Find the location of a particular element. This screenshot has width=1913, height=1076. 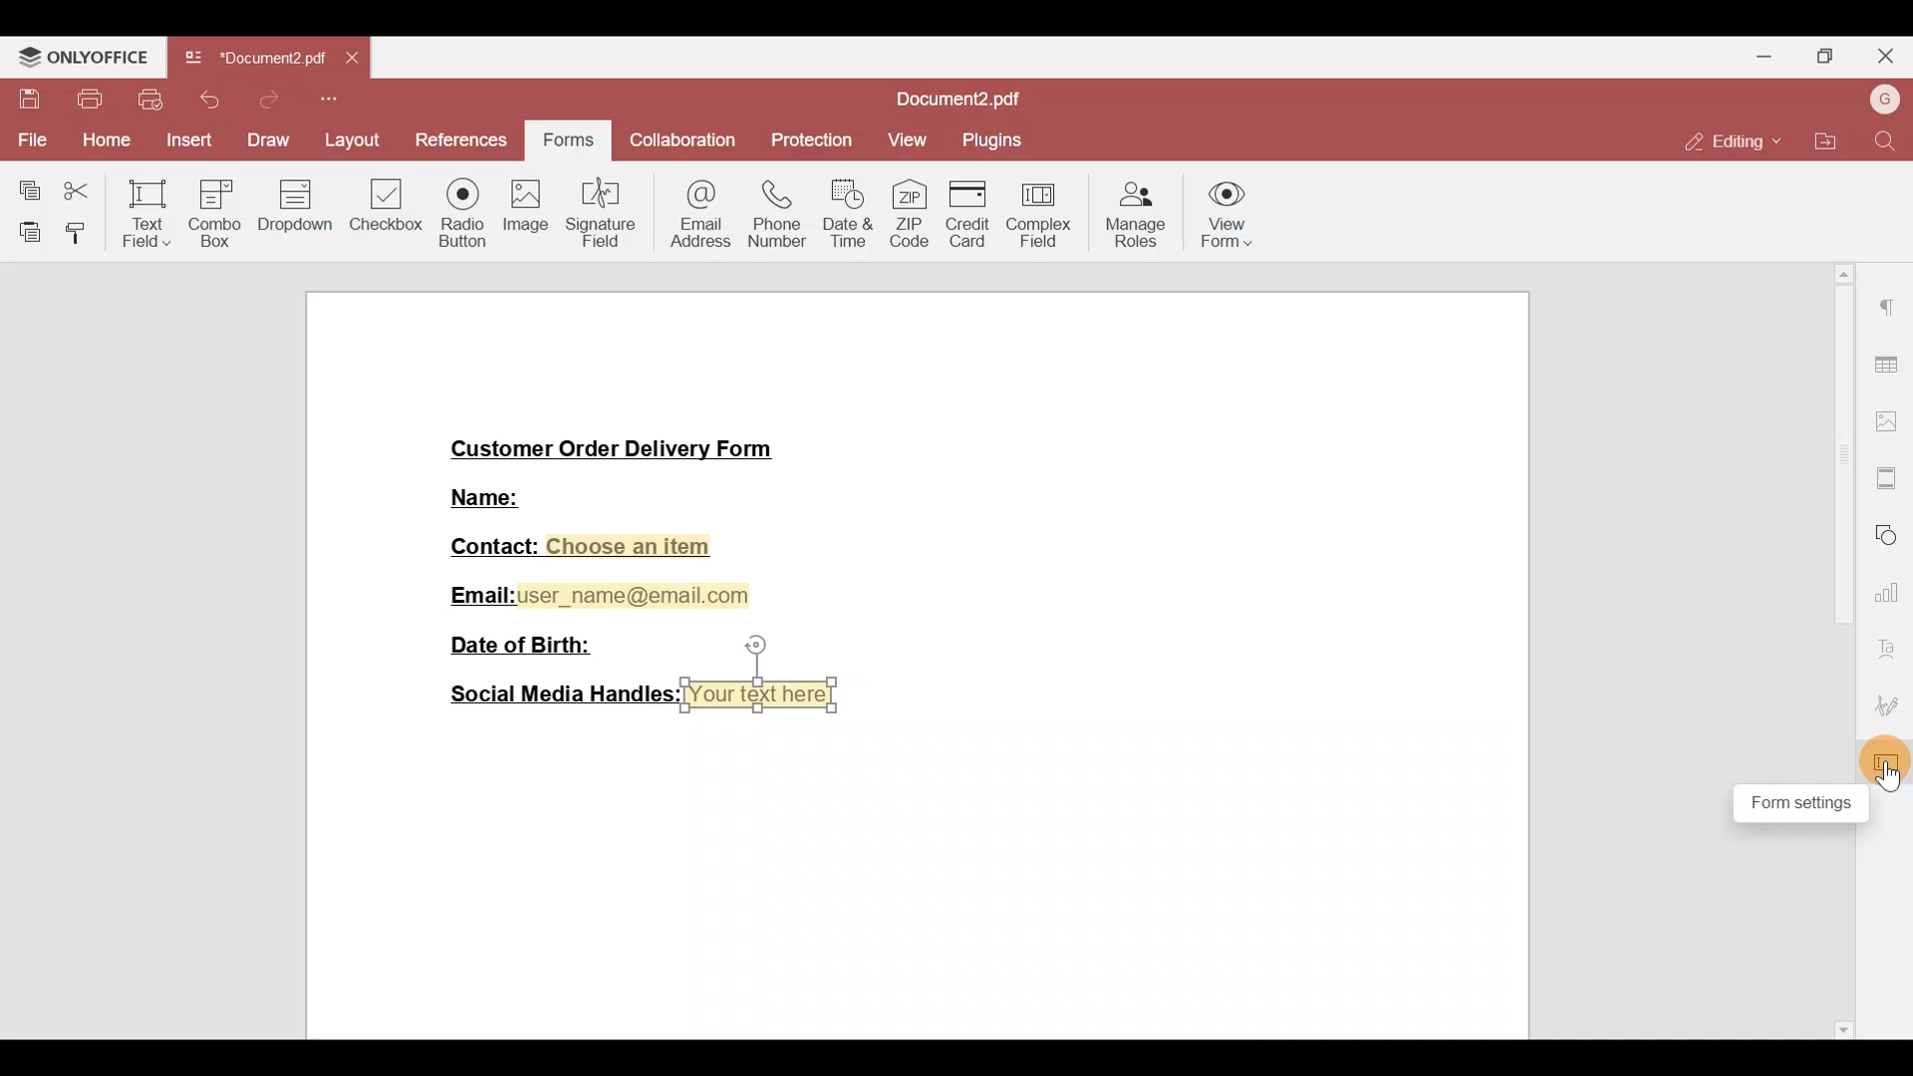

Paragraph settings is located at coordinates (1890, 310).